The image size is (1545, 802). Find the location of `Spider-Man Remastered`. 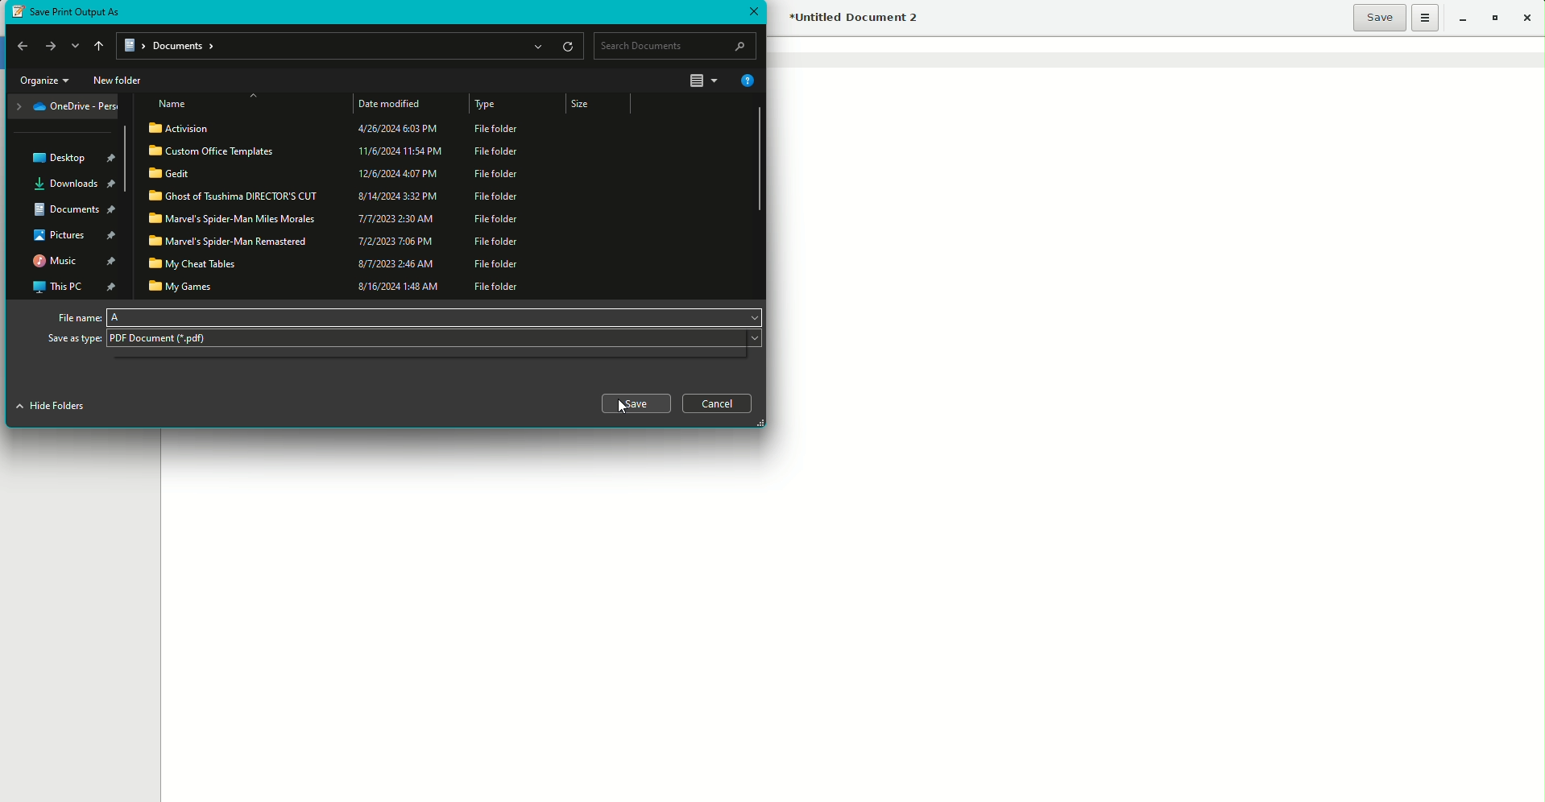

Spider-Man Remastered is located at coordinates (335, 240).